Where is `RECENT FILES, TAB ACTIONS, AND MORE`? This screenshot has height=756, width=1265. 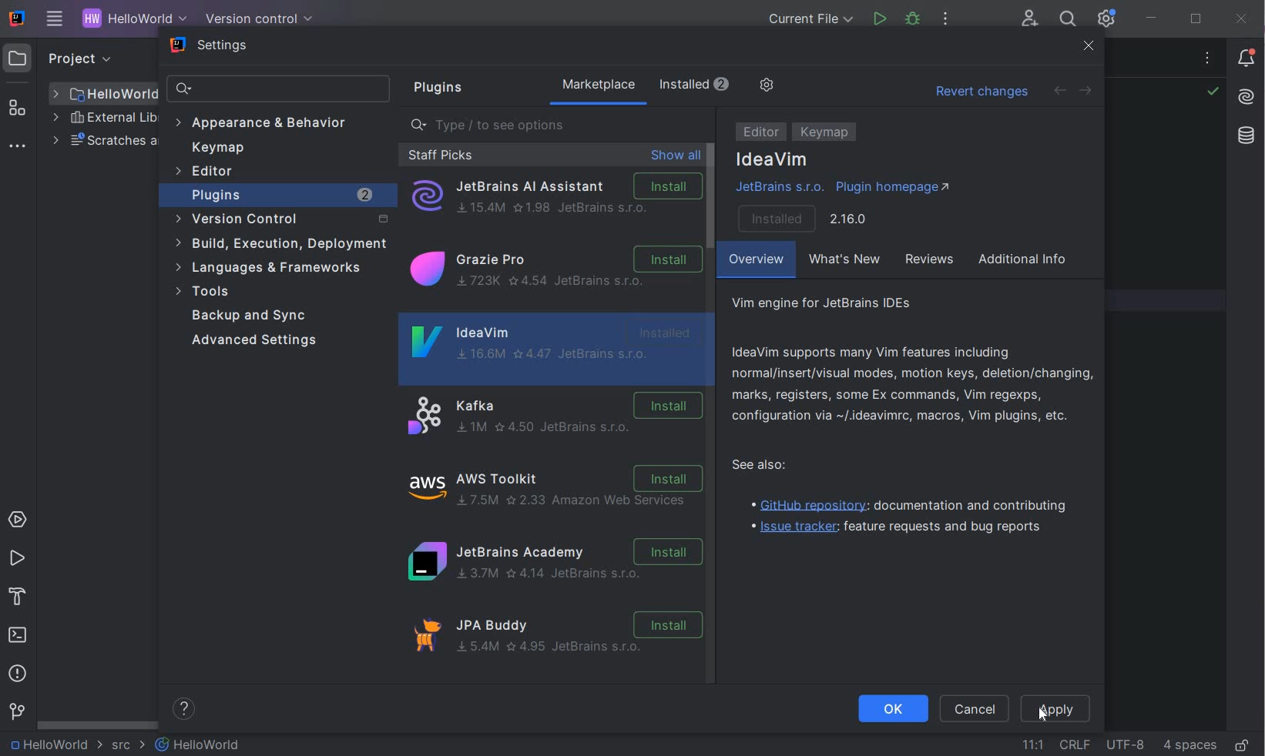
RECENT FILES, TAB ACTIONS, AND MORE is located at coordinates (1210, 60).